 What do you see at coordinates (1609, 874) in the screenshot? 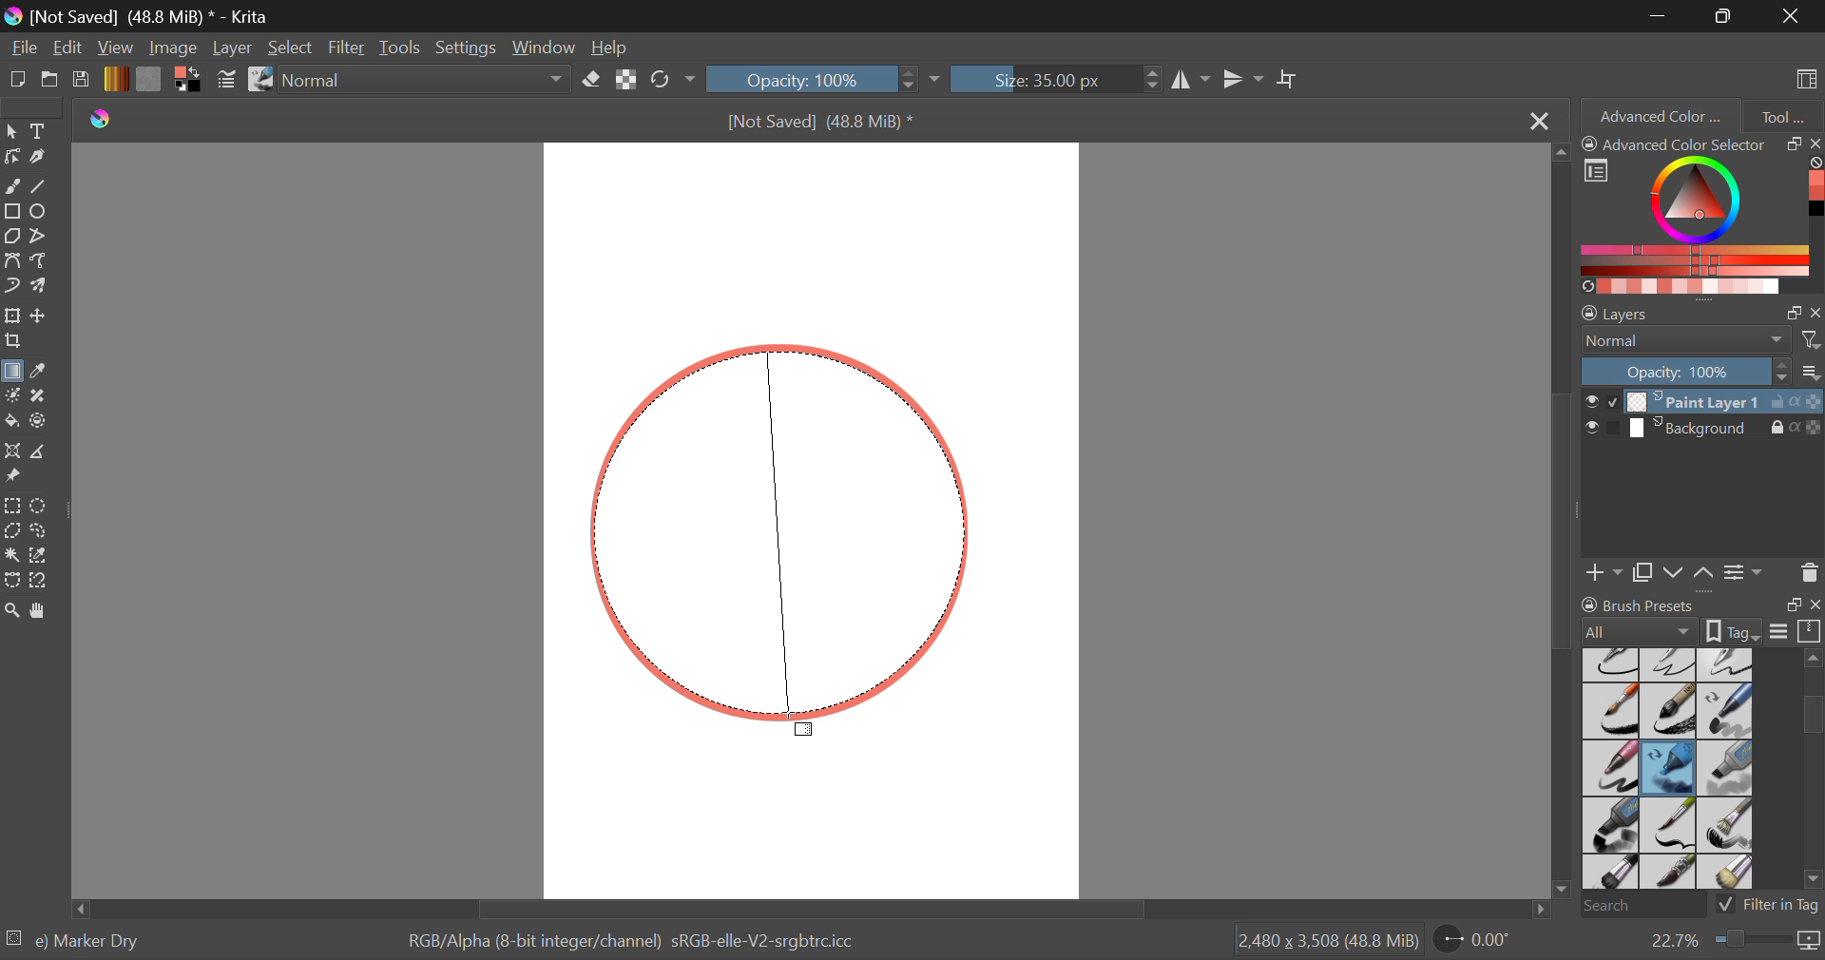
I see `Bristles-3 Large Smooth` at bounding box center [1609, 874].